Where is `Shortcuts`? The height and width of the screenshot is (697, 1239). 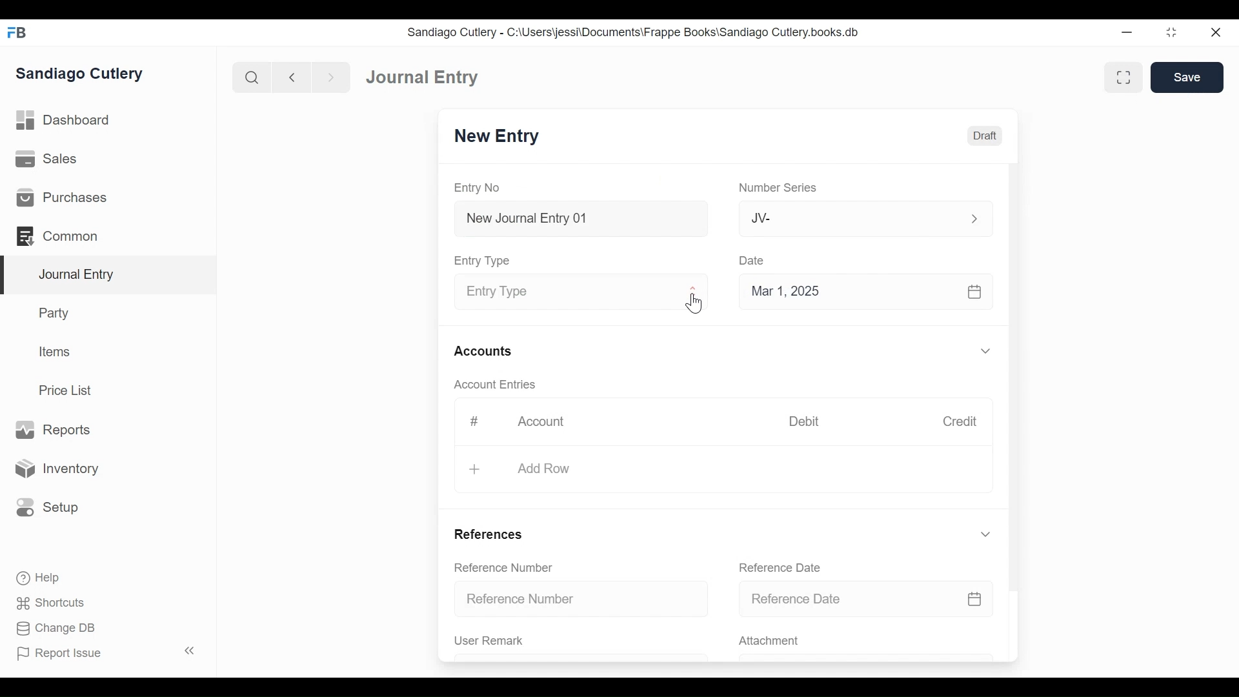 Shortcuts is located at coordinates (45, 603).